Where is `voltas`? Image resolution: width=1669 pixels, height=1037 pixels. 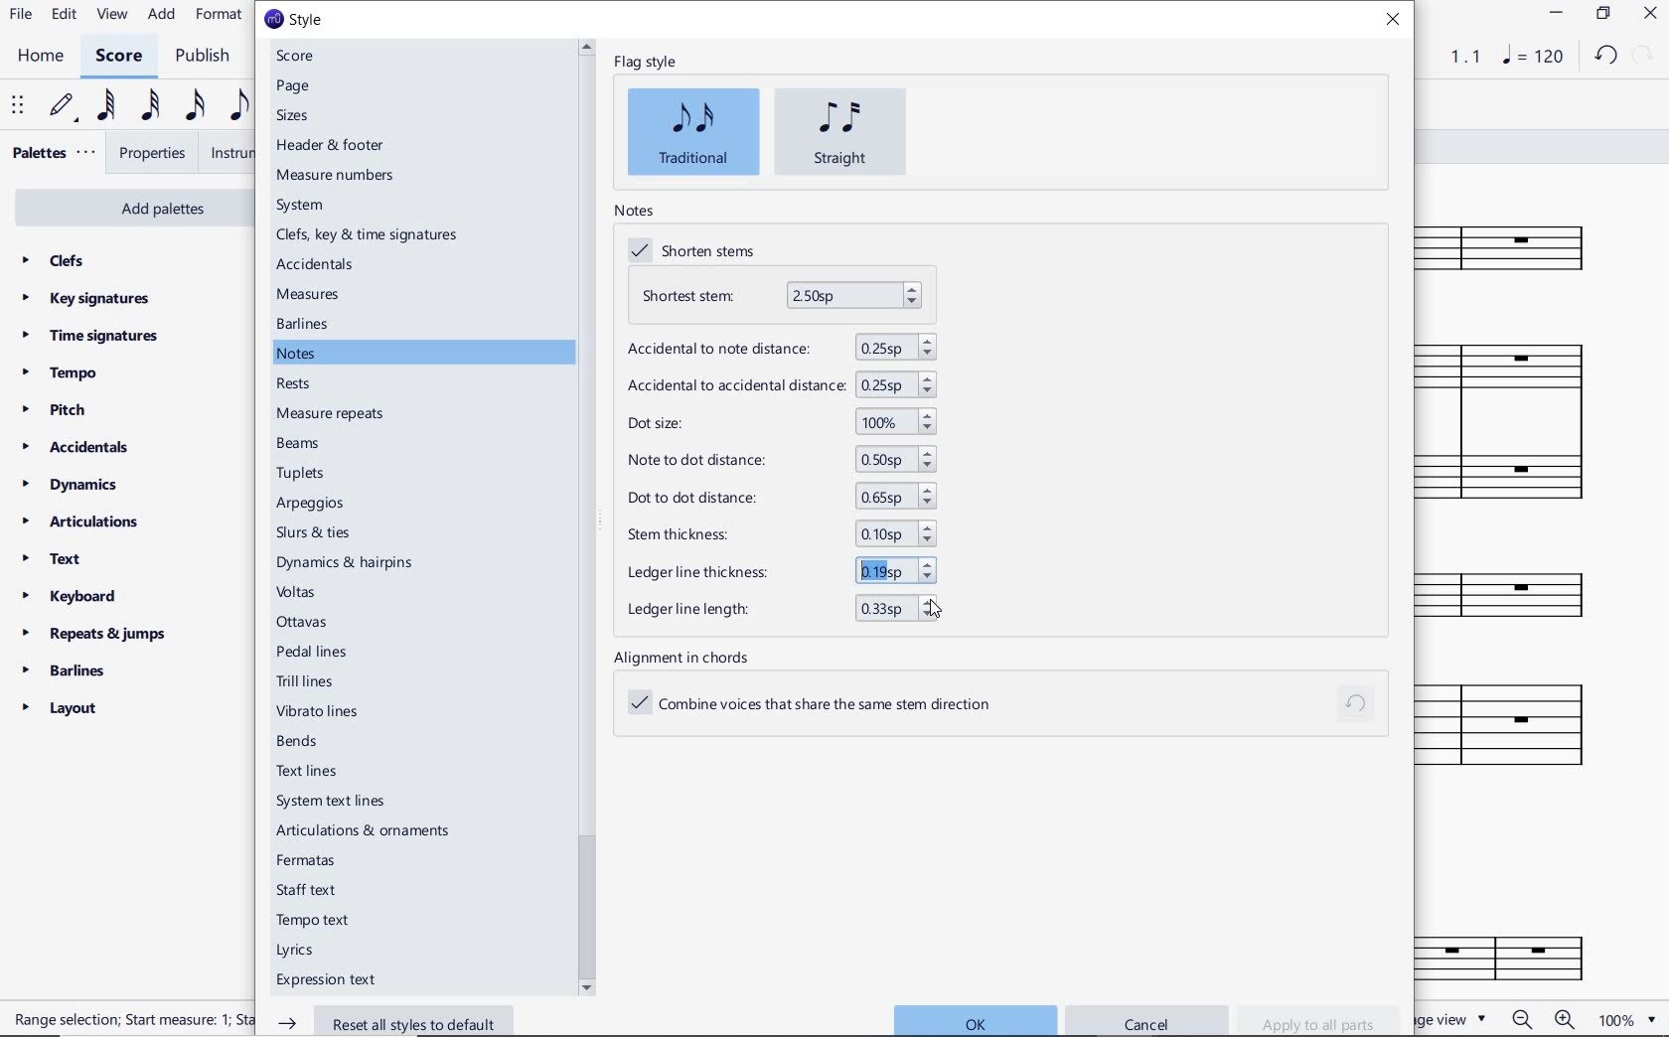 voltas is located at coordinates (306, 593).